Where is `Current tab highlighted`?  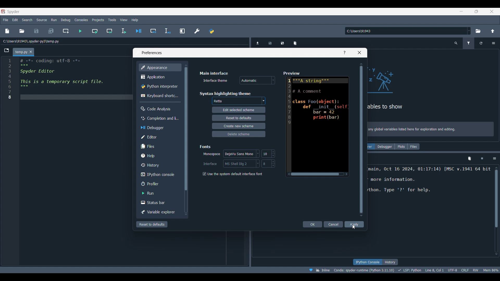 Current tab highlighted is located at coordinates (21, 52).